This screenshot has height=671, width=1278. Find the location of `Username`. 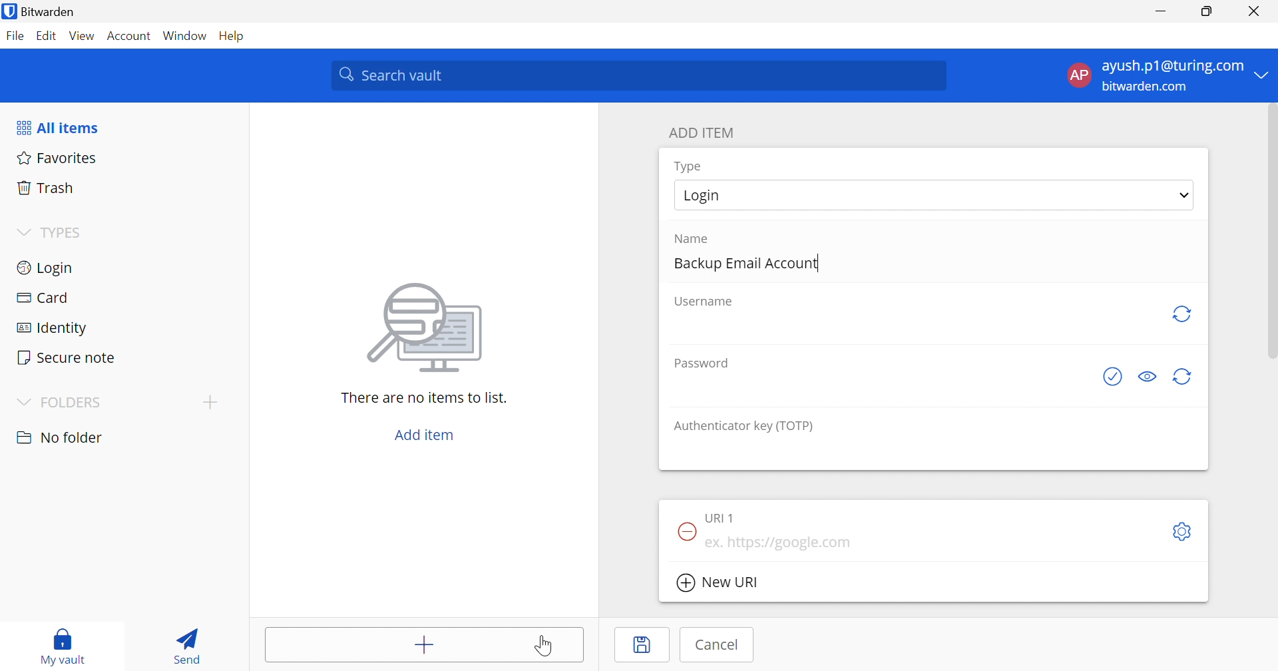

Username is located at coordinates (705, 300).